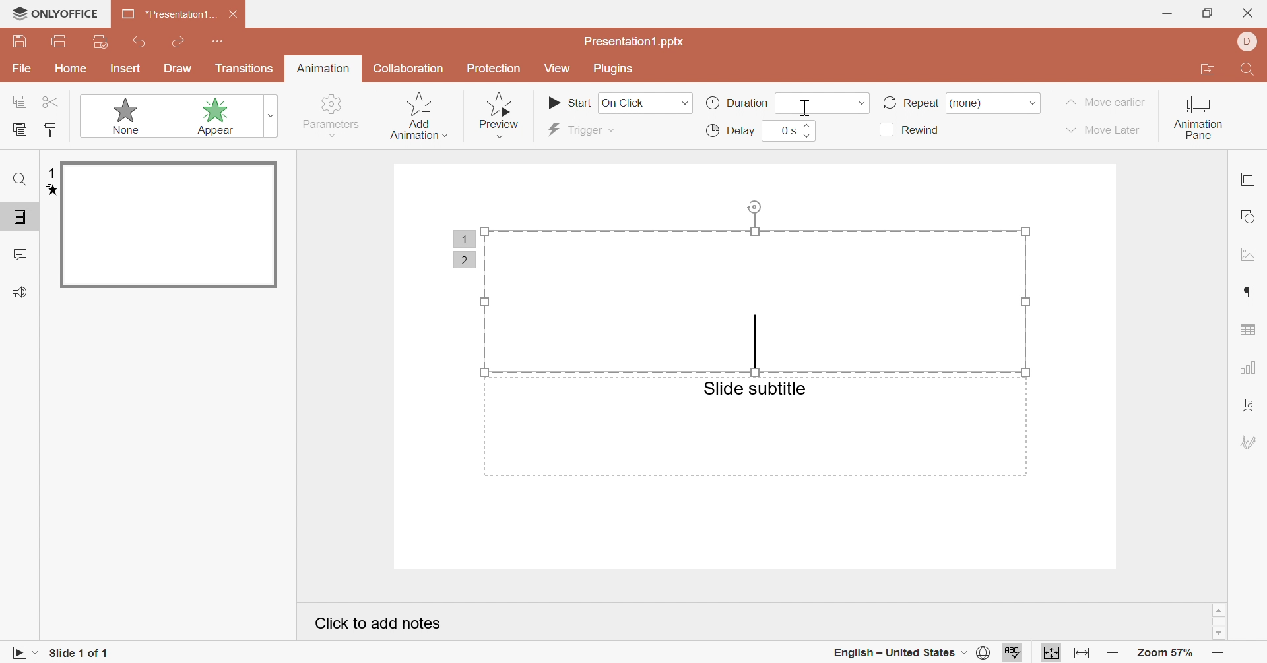  Describe the element at coordinates (645, 103) in the screenshot. I see `on click` at that location.